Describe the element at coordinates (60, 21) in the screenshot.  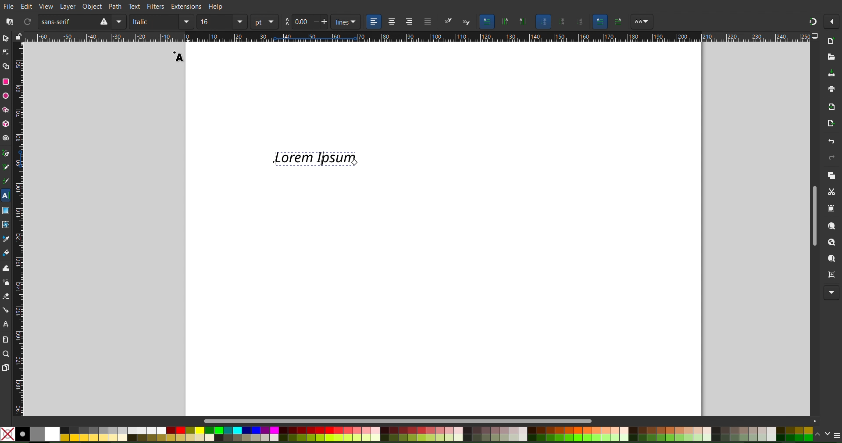
I see `Sans Serif` at that location.